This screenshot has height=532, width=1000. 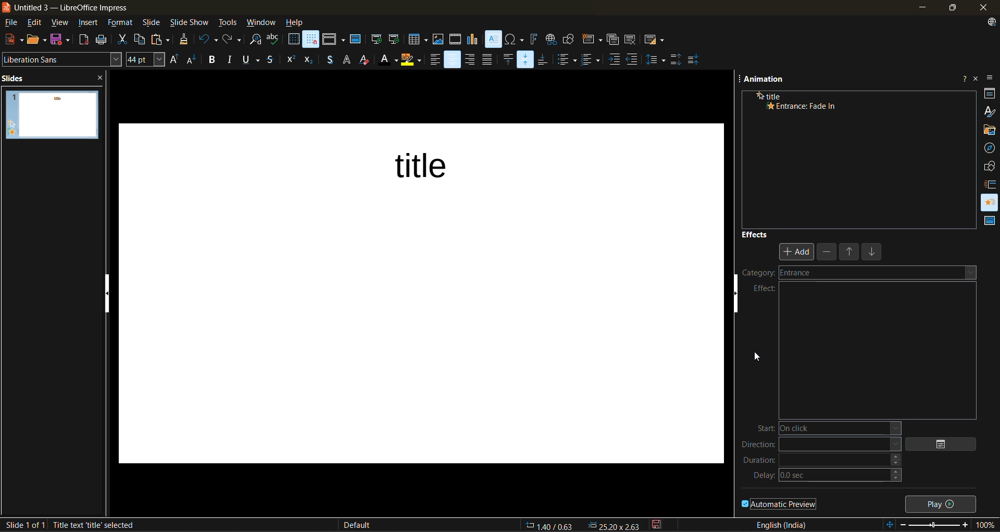 What do you see at coordinates (993, 23) in the screenshot?
I see `update` at bounding box center [993, 23].